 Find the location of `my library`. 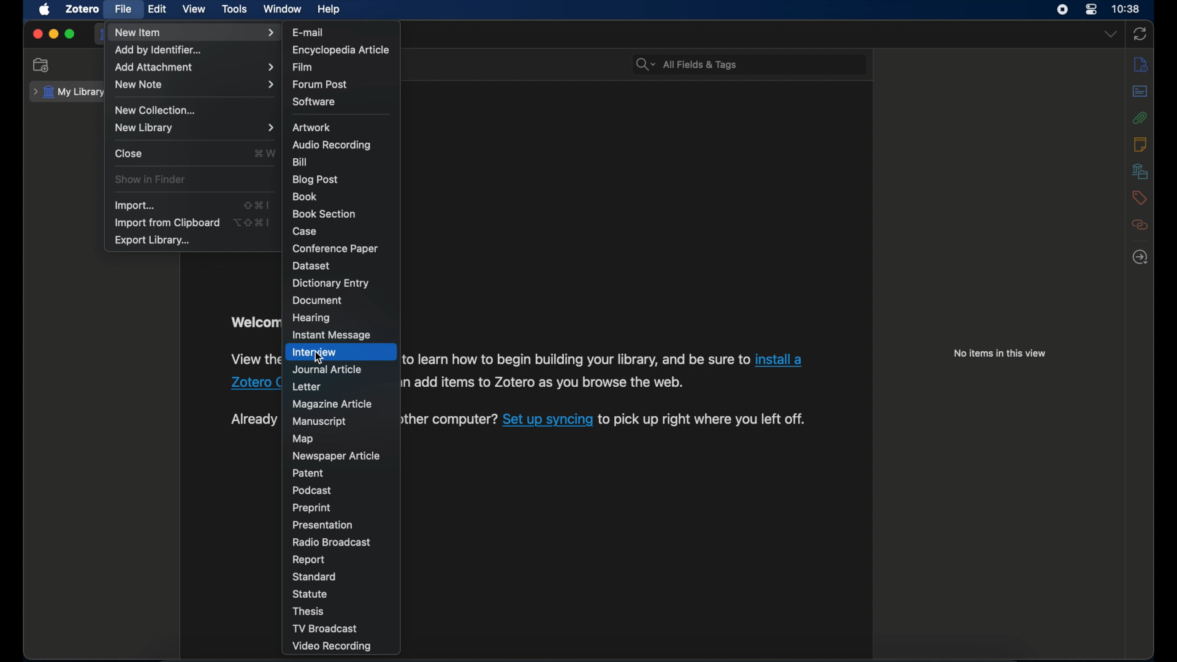

my library is located at coordinates (67, 93).